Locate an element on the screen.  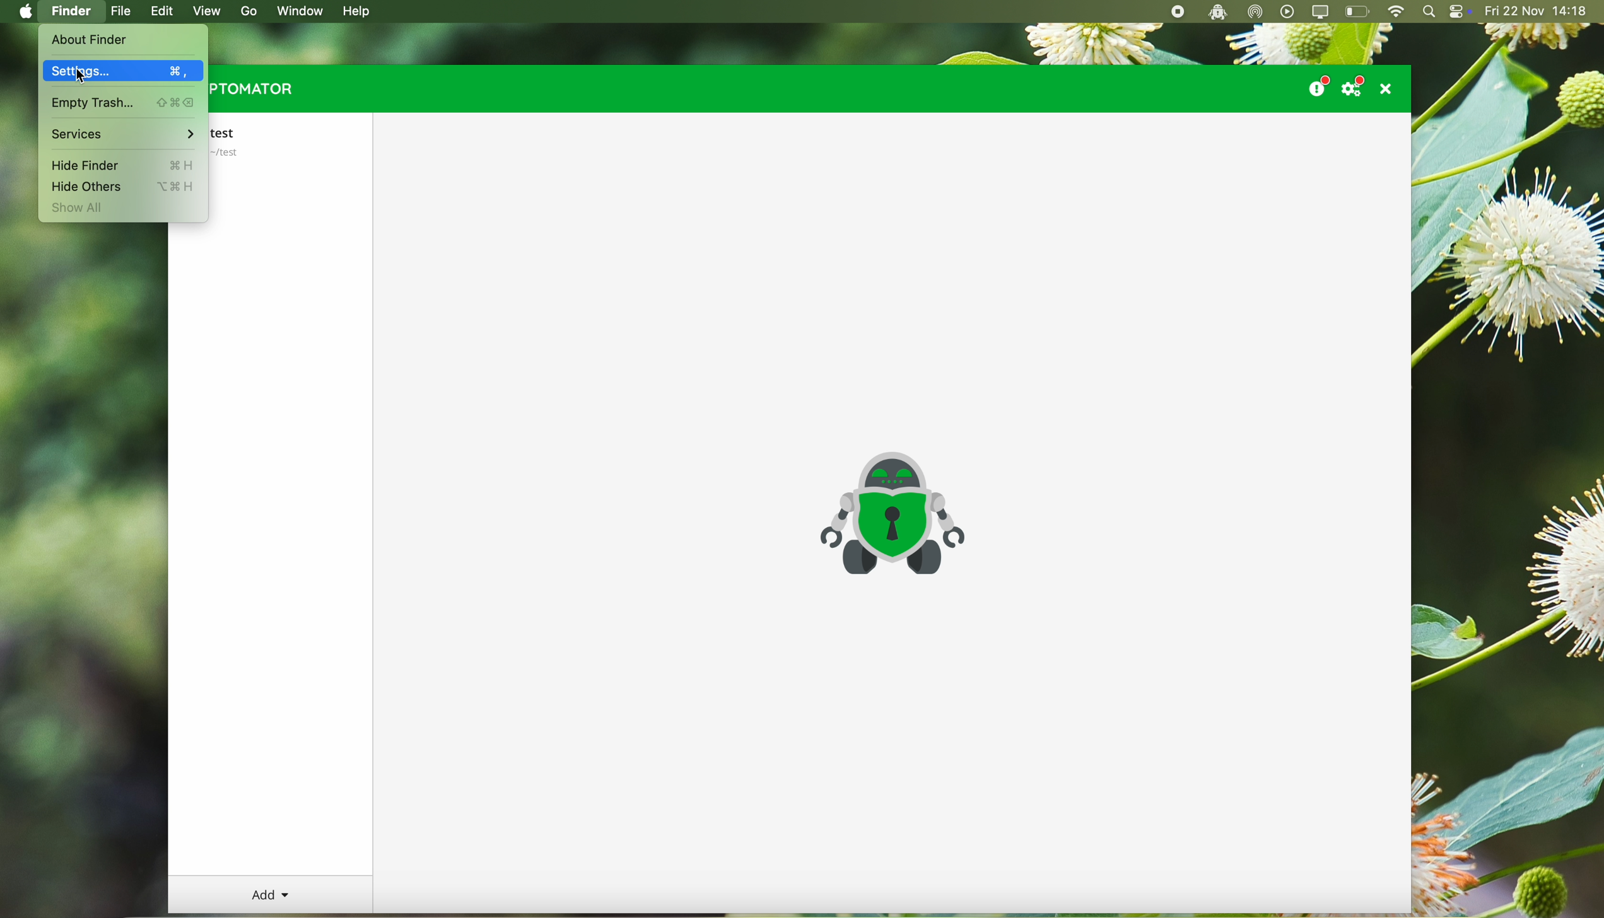
finder is located at coordinates (73, 12).